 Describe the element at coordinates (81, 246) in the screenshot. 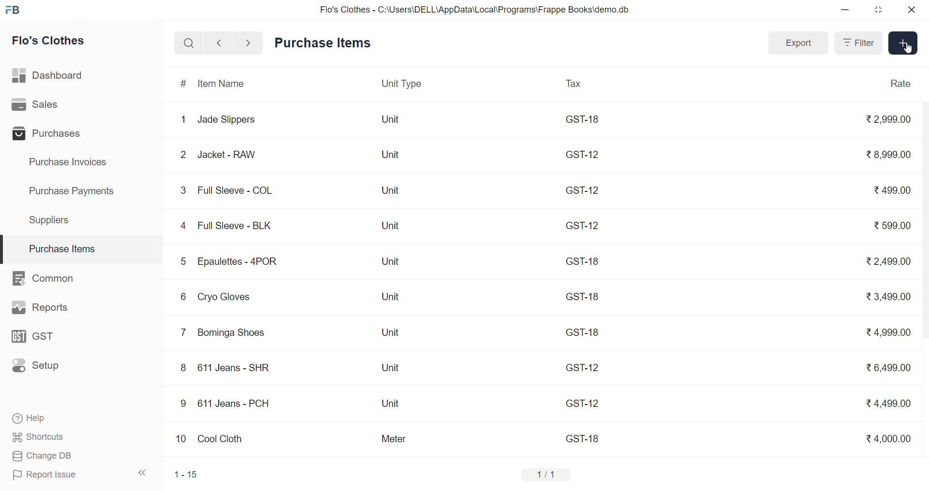

I see `Purchase Items` at that location.